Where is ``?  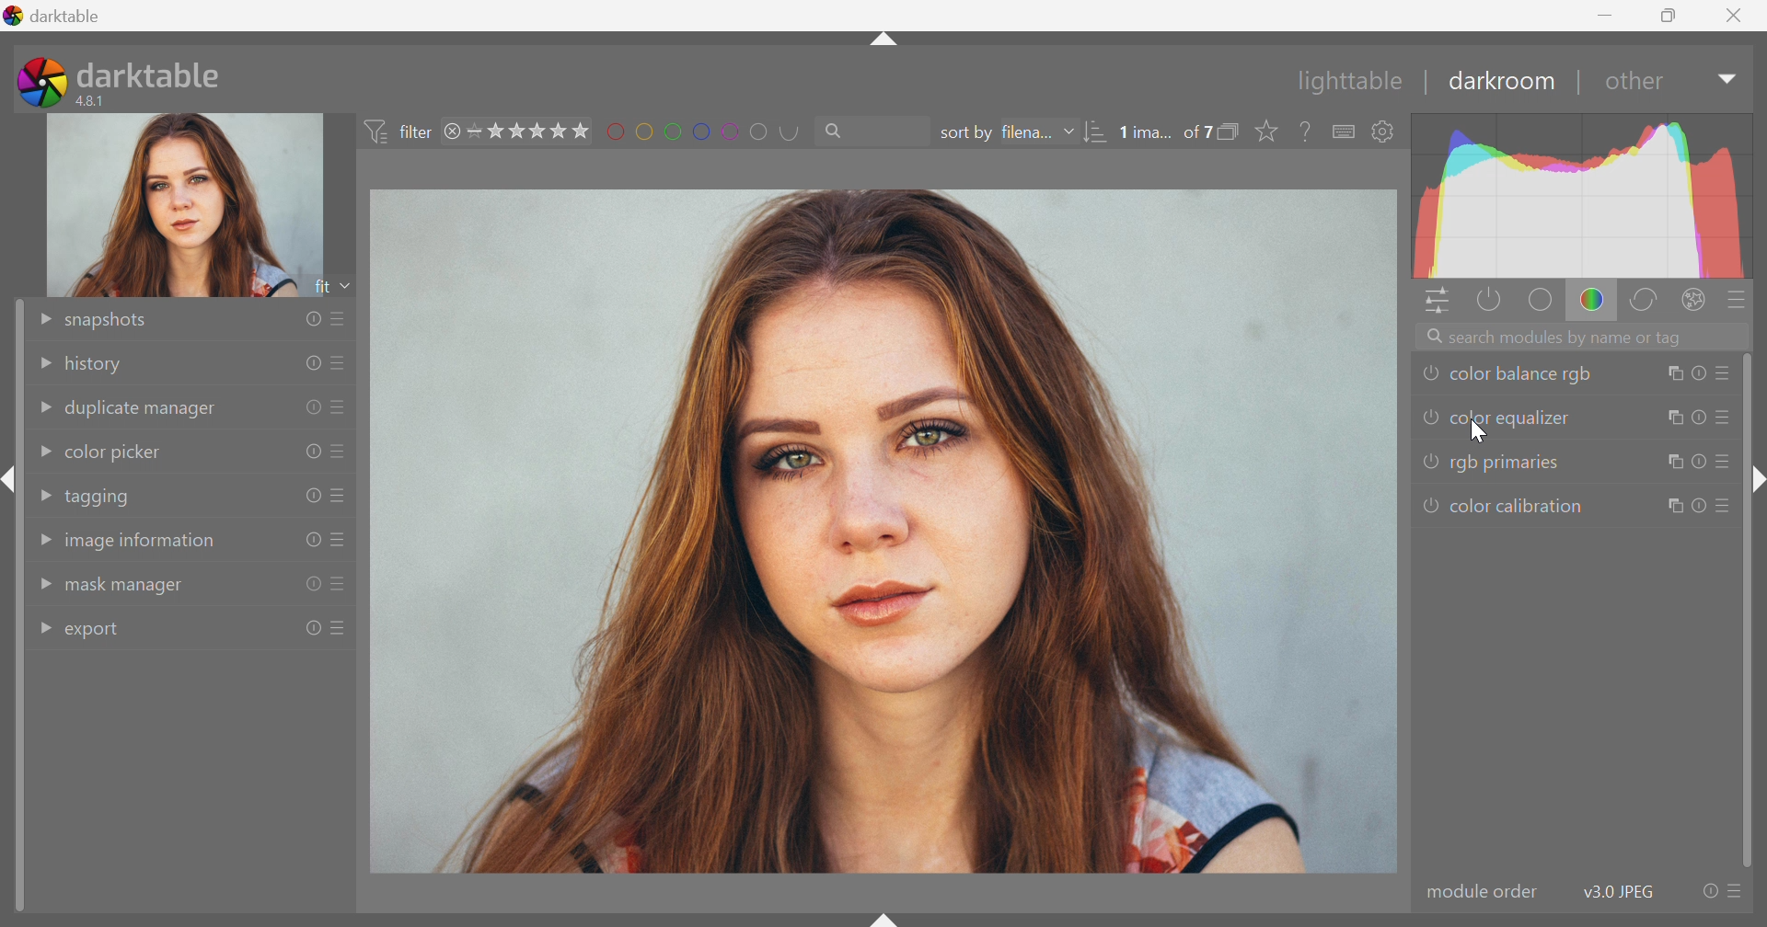
 is located at coordinates (1727, 460).